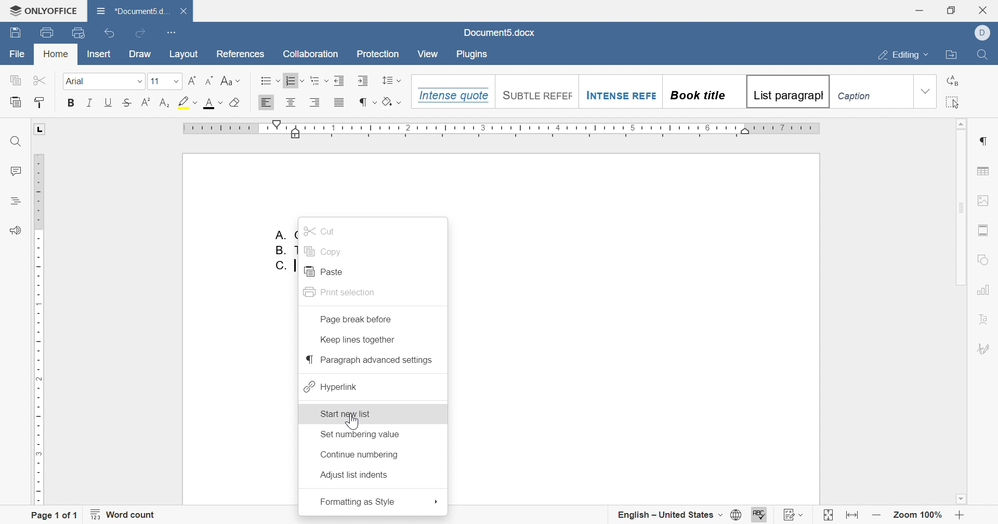  What do you see at coordinates (17, 230) in the screenshot?
I see `feedback & support` at bounding box center [17, 230].